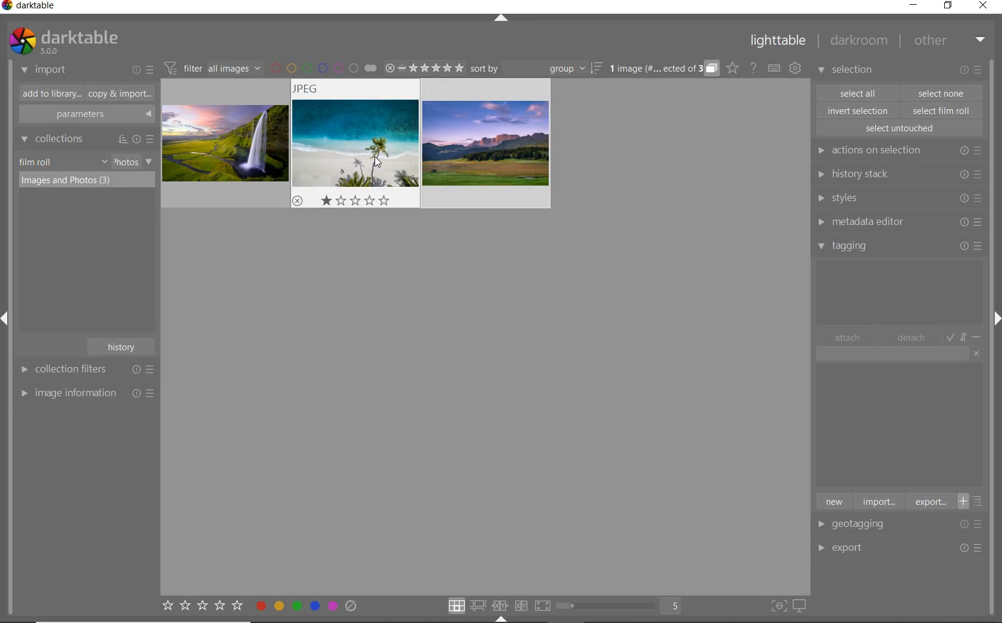  What do you see at coordinates (117, 94) in the screenshot?
I see `copy & import` at bounding box center [117, 94].